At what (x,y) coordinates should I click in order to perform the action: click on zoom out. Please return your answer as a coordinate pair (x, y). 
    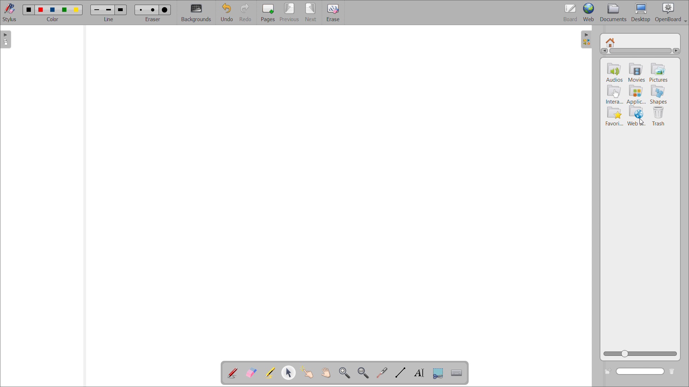
    Looking at the image, I should click on (364, 373).